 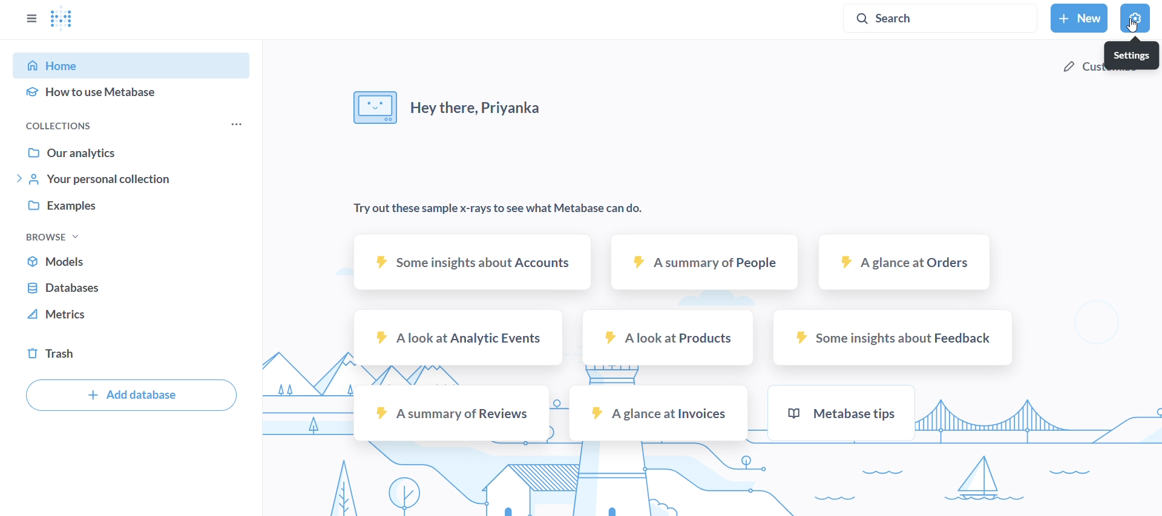 I want to click on a glance at invoices, so click(x=658, y=413).